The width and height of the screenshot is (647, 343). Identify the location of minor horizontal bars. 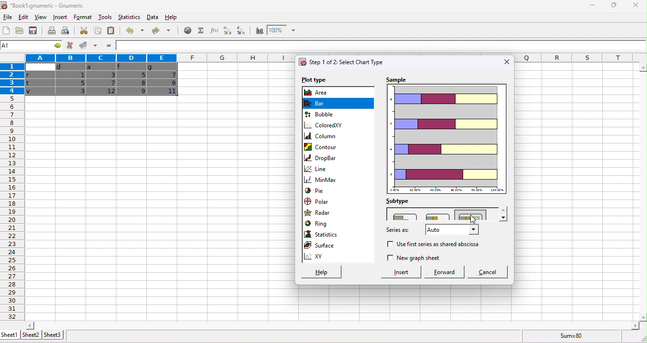
(436, 216).